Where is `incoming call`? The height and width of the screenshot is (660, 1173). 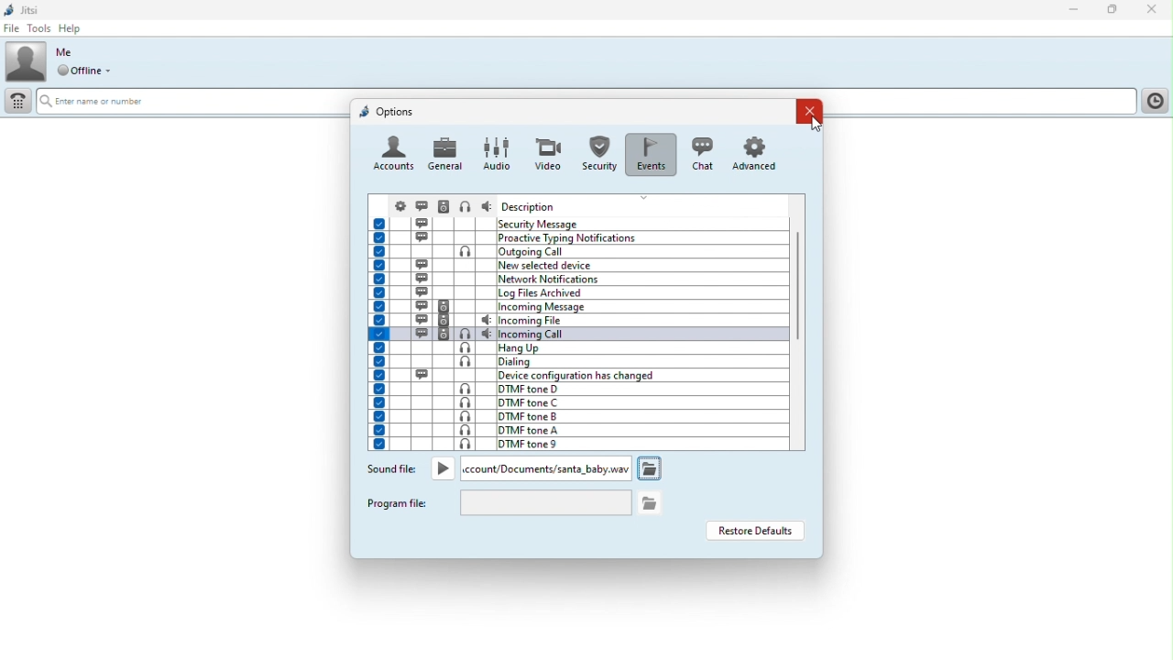 incoming call is located at coordinates (576, 334).